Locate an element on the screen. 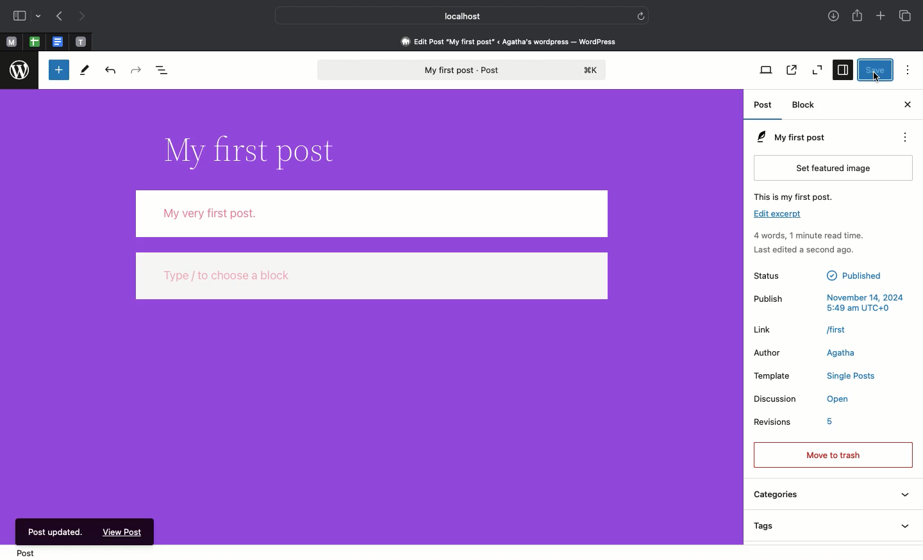 Image resolution: width=923 pixels, height=560 pixels. Move to trash is located at coordinates (833, 453).